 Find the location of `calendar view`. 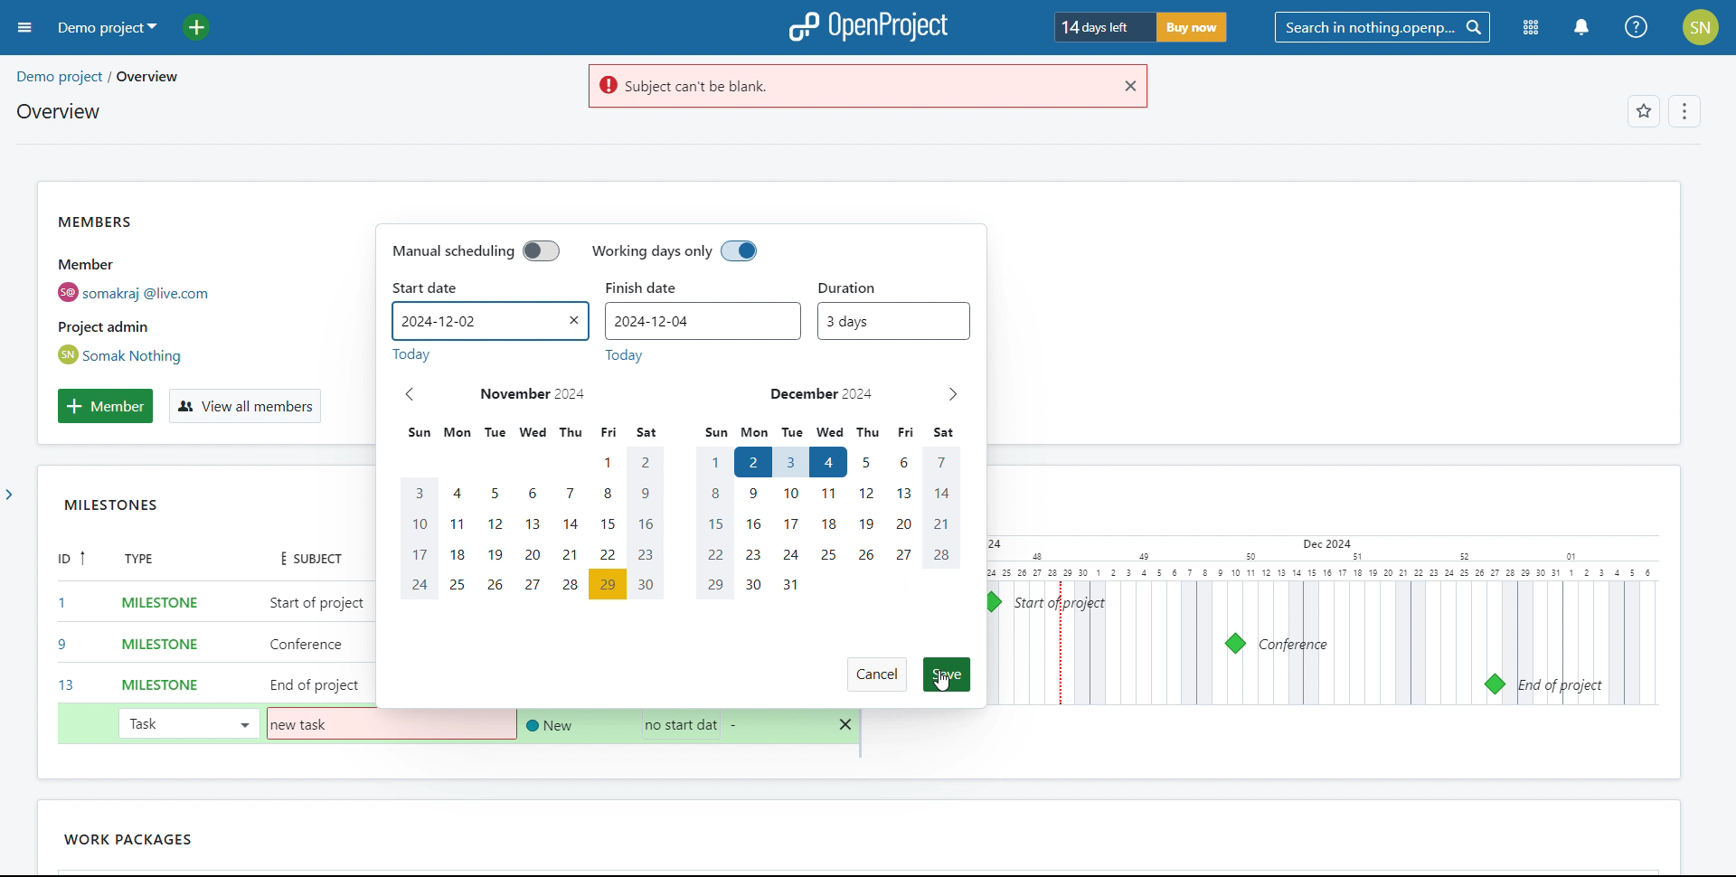

calendar view is located at coordinates (1318, 621).